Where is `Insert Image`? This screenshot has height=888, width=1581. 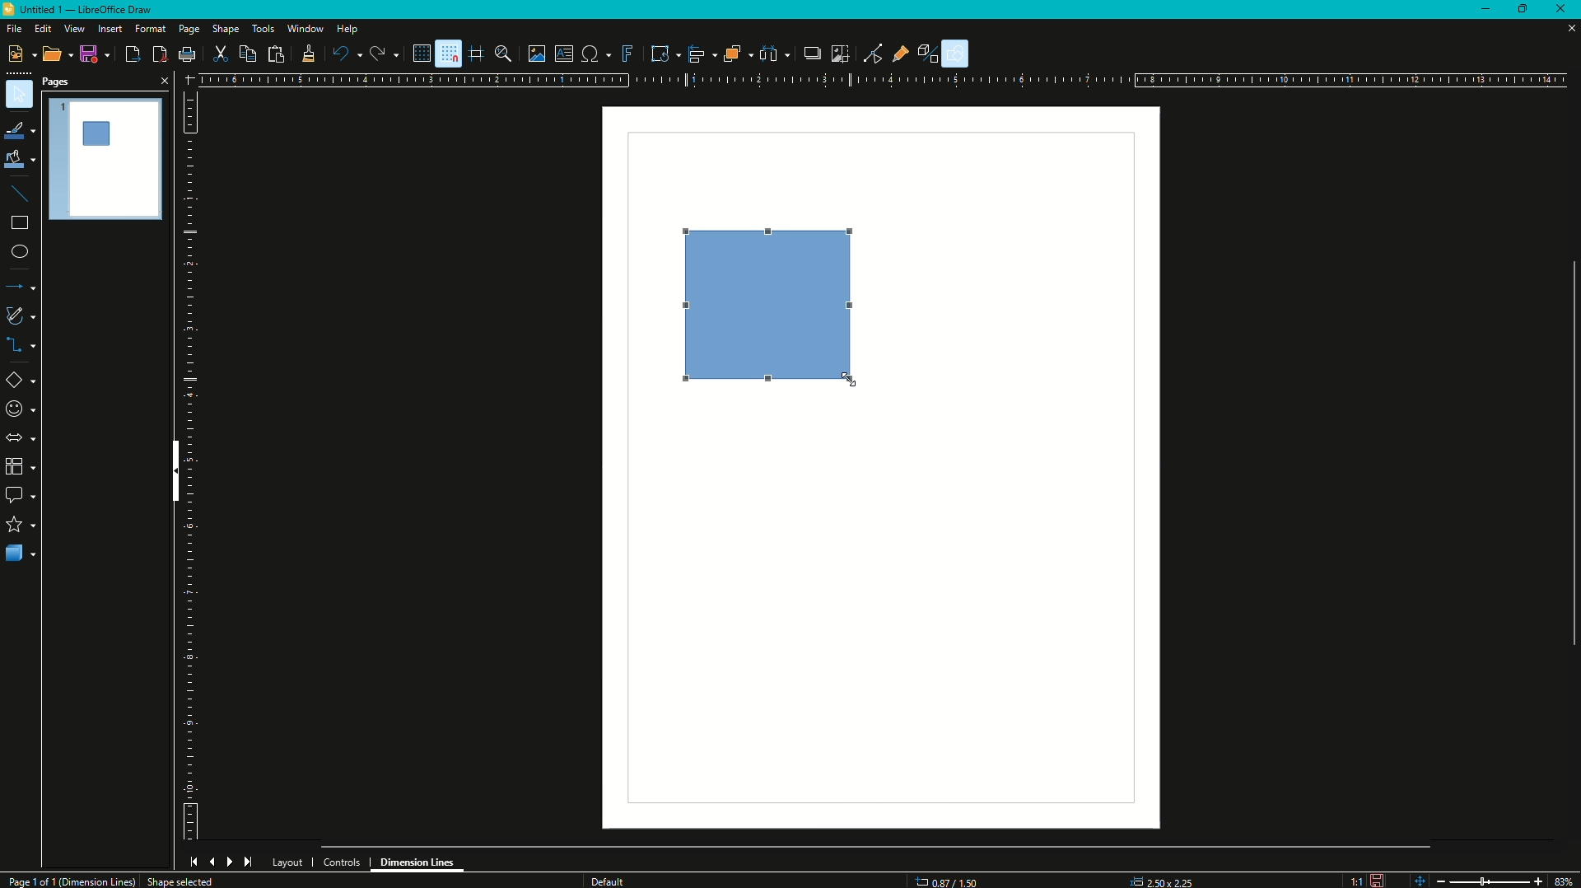
Insert Image is located at coordinates (537, 54).